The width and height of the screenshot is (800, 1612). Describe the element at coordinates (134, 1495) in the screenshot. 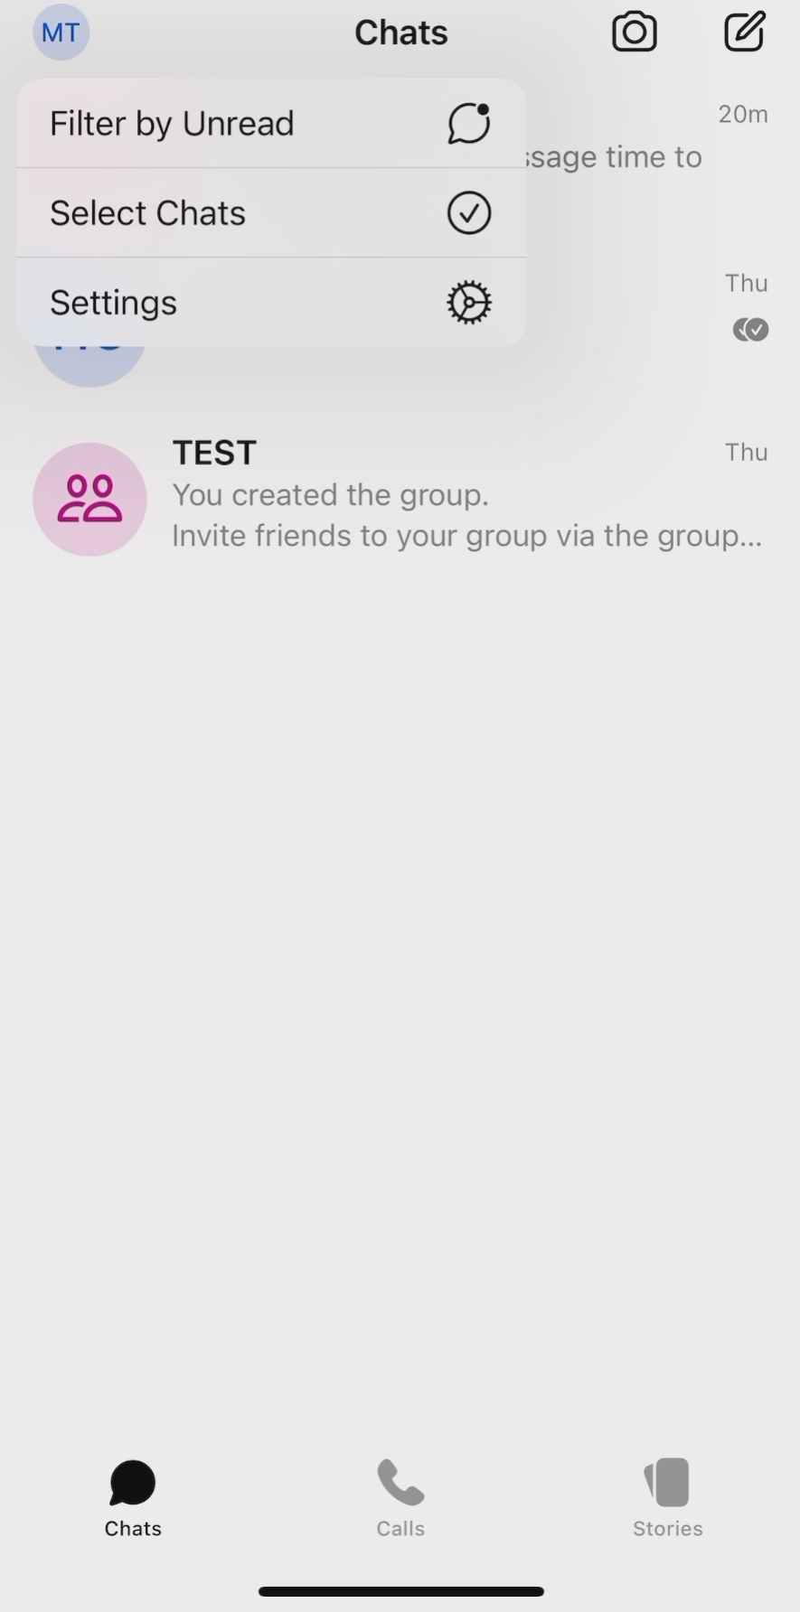

I see `chats` at that location.